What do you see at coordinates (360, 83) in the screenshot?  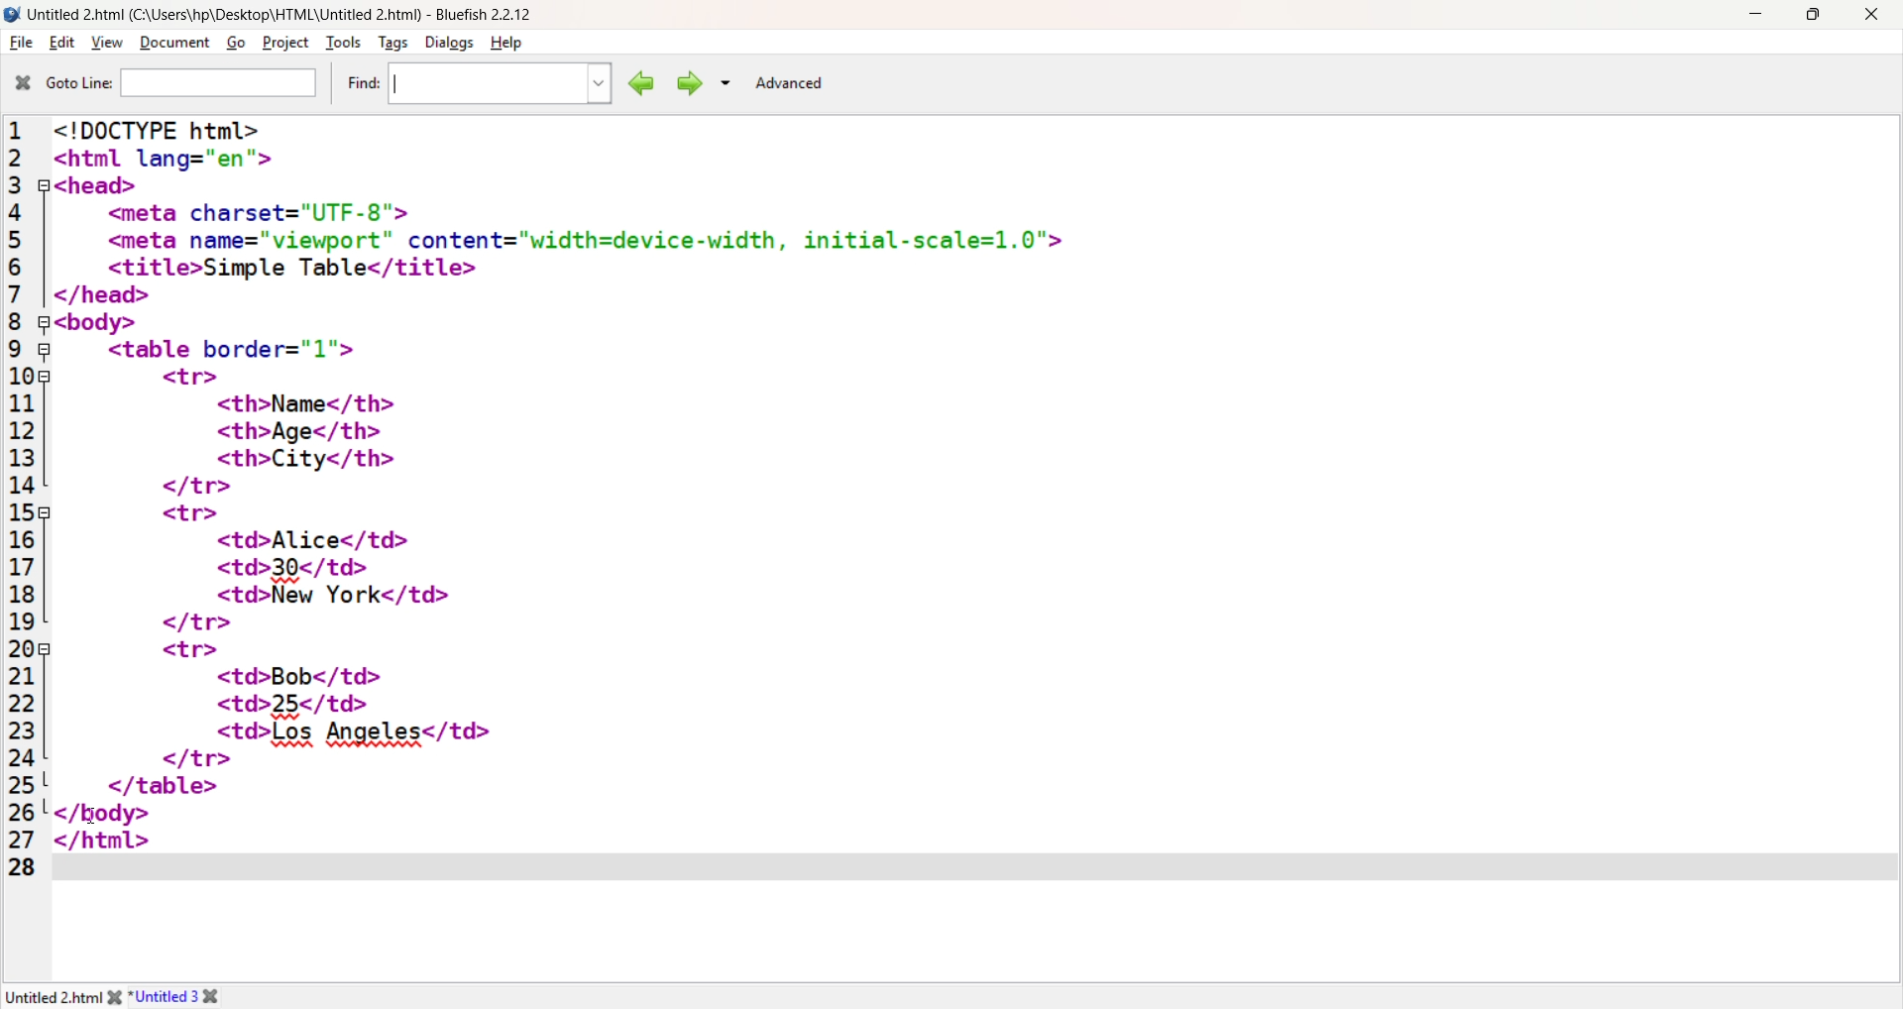 I see `Find:` at bounding box center [360, 83].